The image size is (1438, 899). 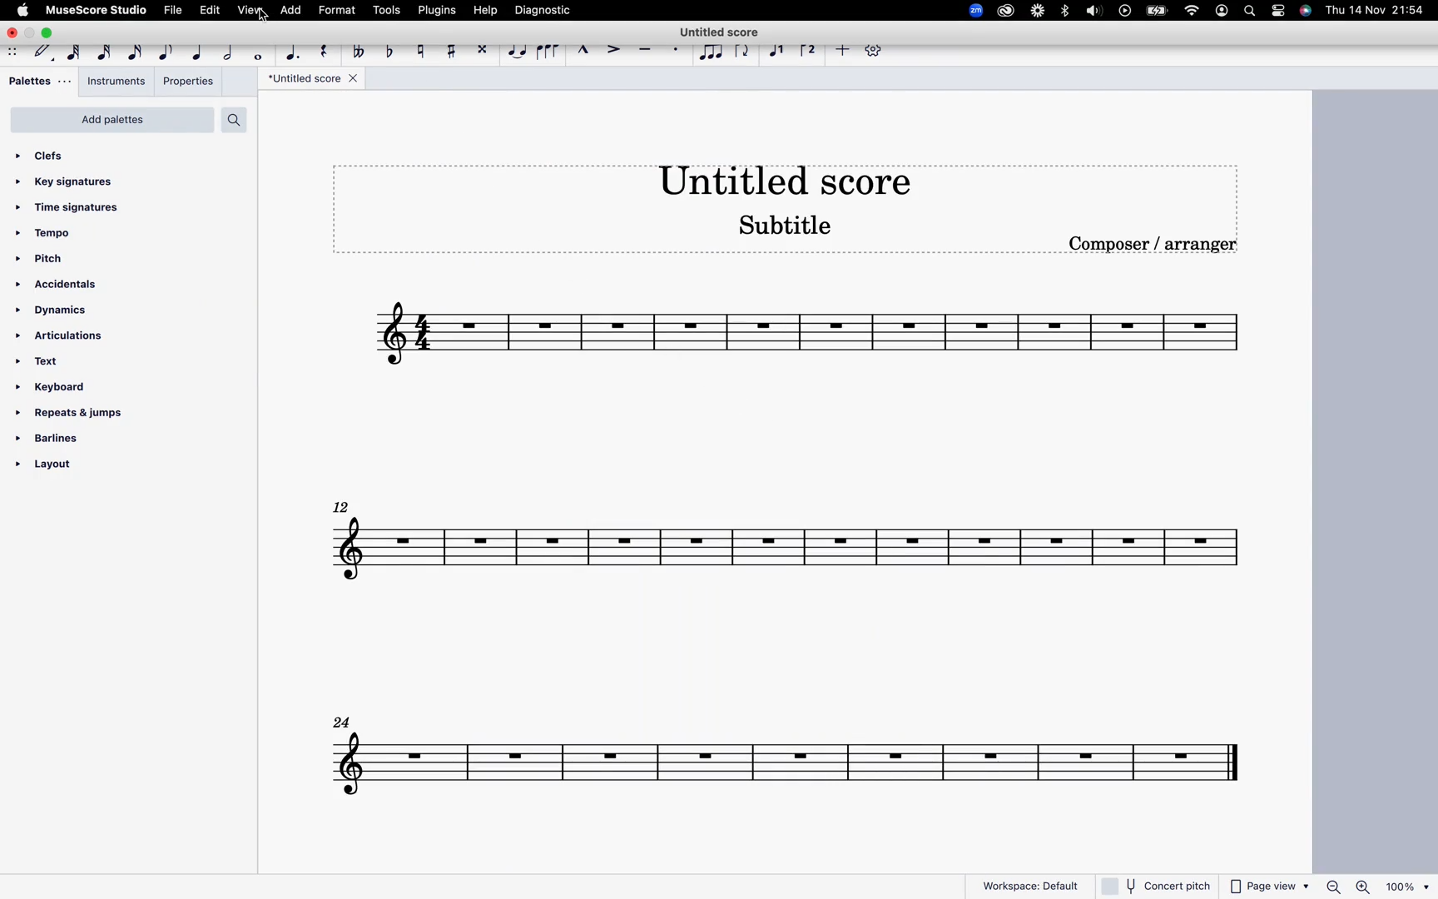 I want to click on toggle natural, so click(x=416, y=52).